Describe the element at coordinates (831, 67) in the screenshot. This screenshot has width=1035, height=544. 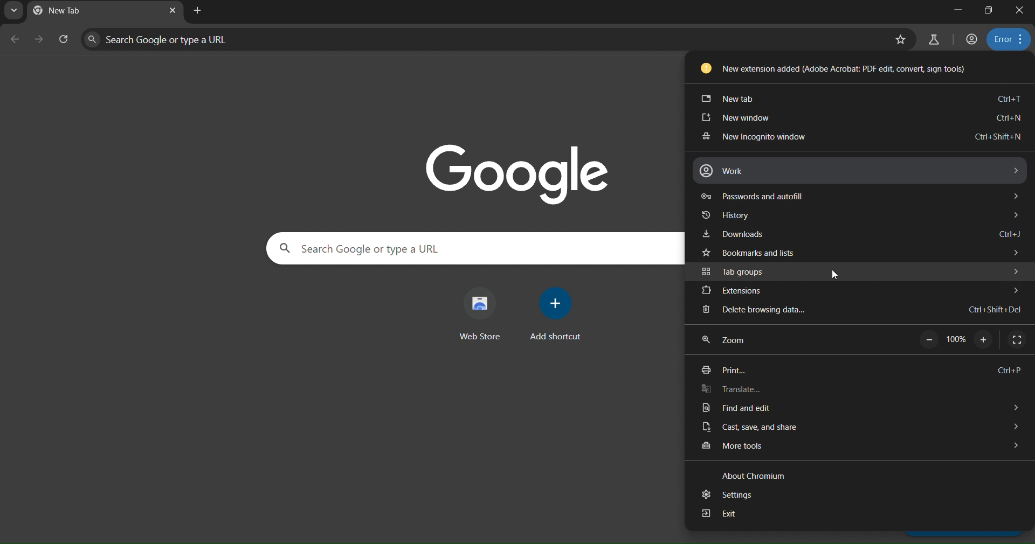
I see `New extension added (Adobe Acrobat: PDF edit, convert, sign tools)` at that location.